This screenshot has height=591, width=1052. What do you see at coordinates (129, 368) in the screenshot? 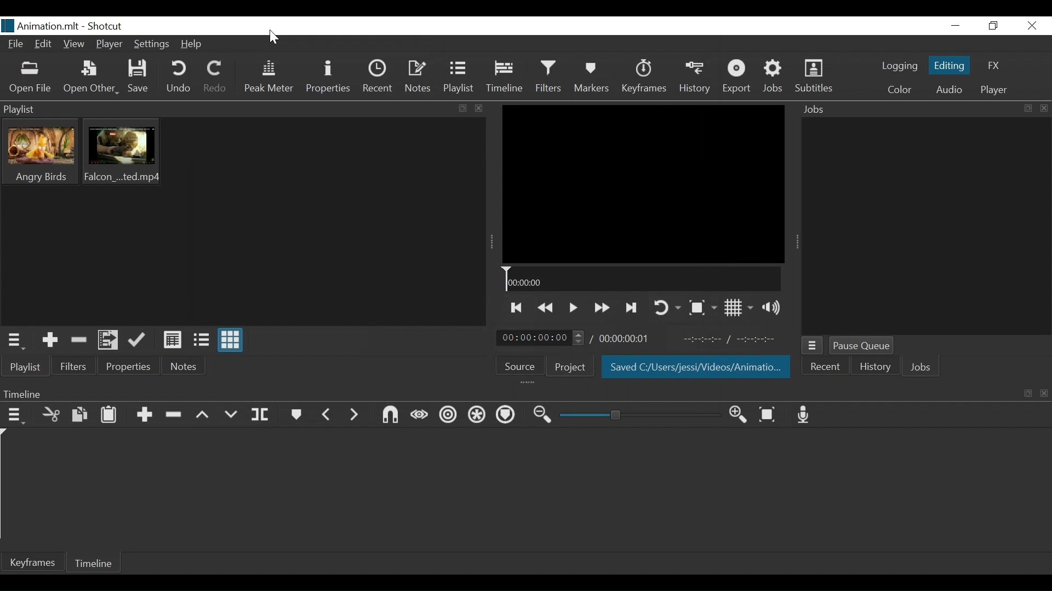
I see `Properties` at bounding box center [129, 368].